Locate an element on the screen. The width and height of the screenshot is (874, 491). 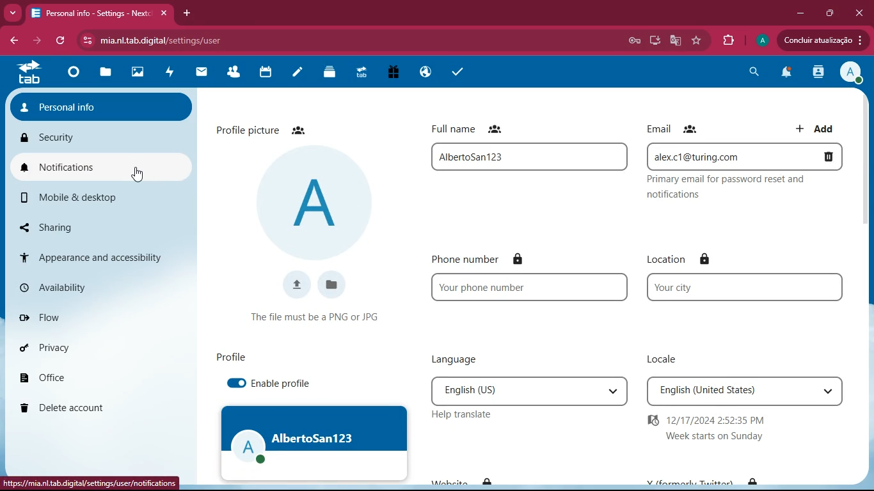
friends is located at coordinates (234, 72).